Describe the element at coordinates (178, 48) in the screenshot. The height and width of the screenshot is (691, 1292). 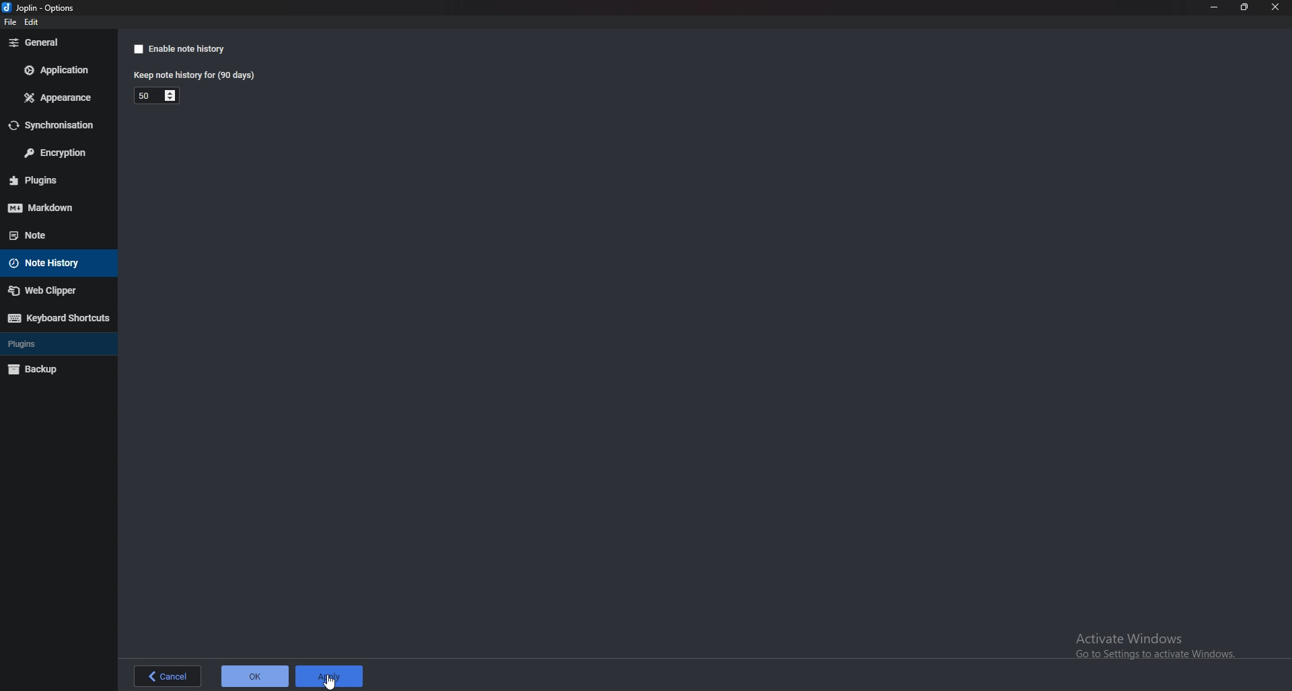
I see `Enable note history` at that location.